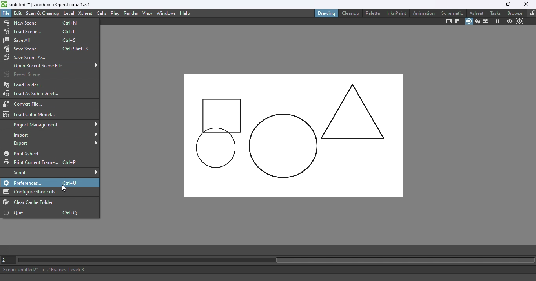  I want to click on Save all, so click(41, 40).